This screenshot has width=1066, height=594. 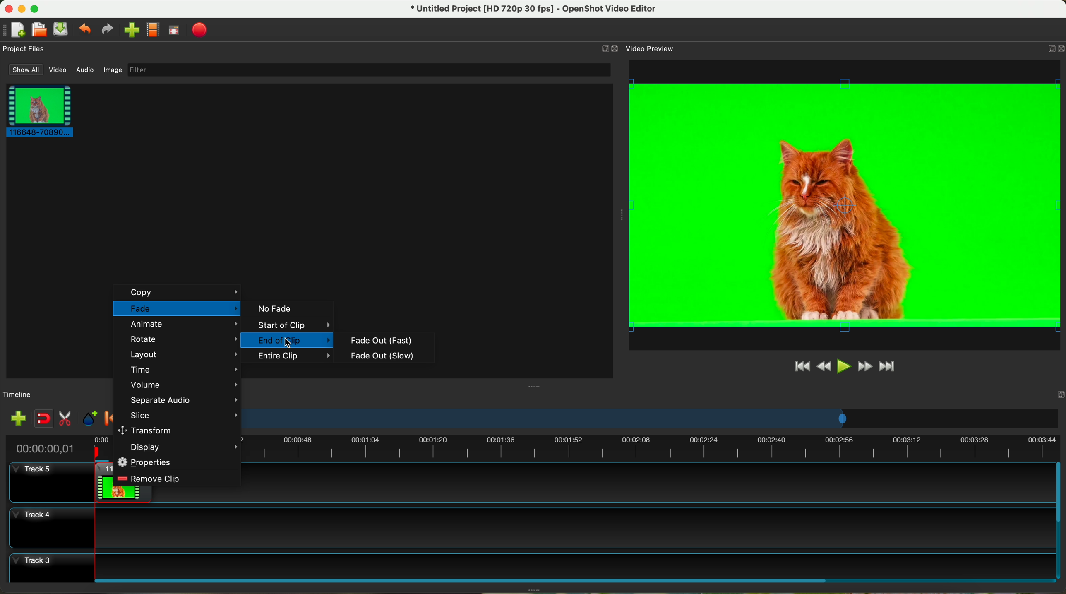 I want to click on fade out, so click(x=380, y=341).